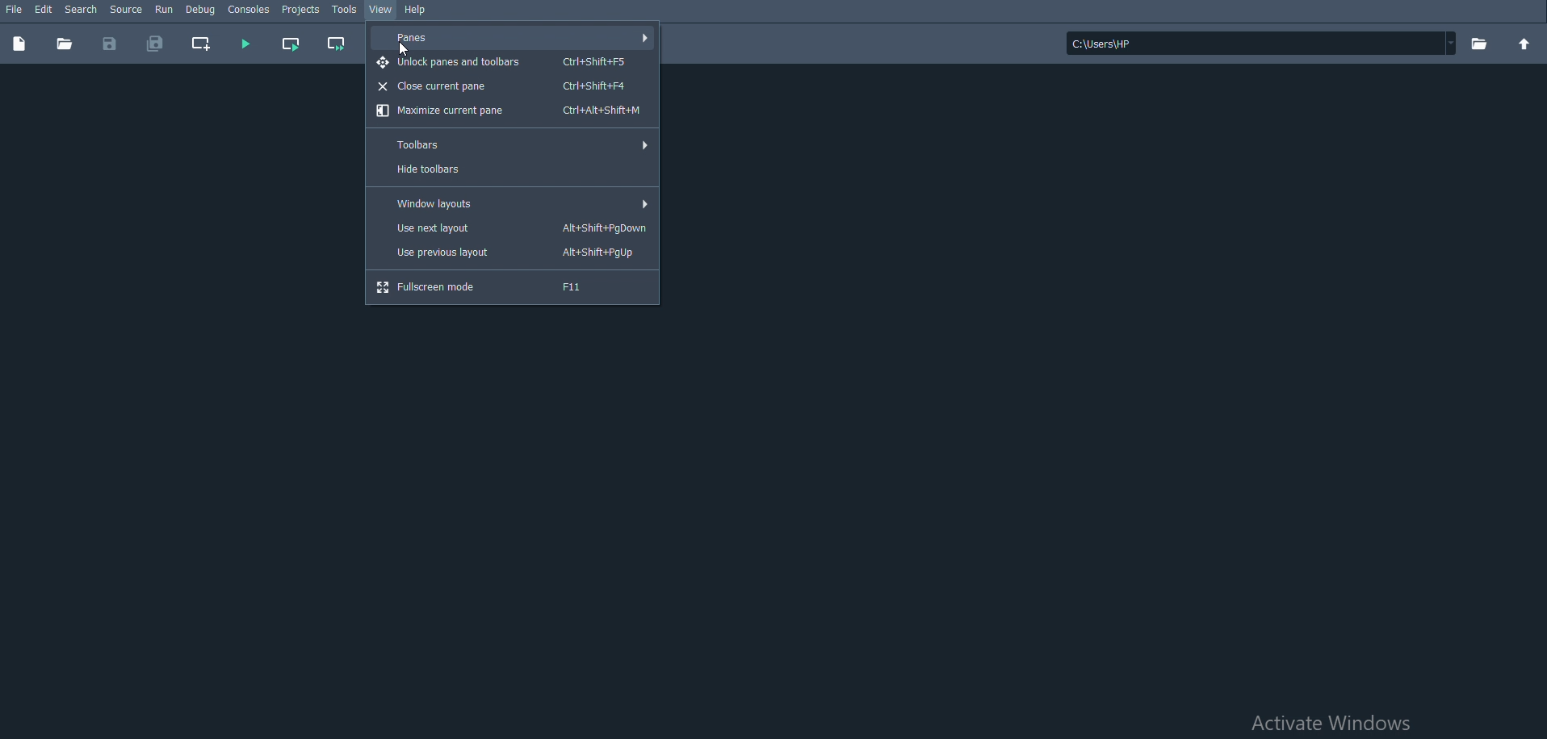  What do you see at coordinates (1524, 44) in the screenshot?
I see `Change to parent directory` at bounding box center [1524, 44].